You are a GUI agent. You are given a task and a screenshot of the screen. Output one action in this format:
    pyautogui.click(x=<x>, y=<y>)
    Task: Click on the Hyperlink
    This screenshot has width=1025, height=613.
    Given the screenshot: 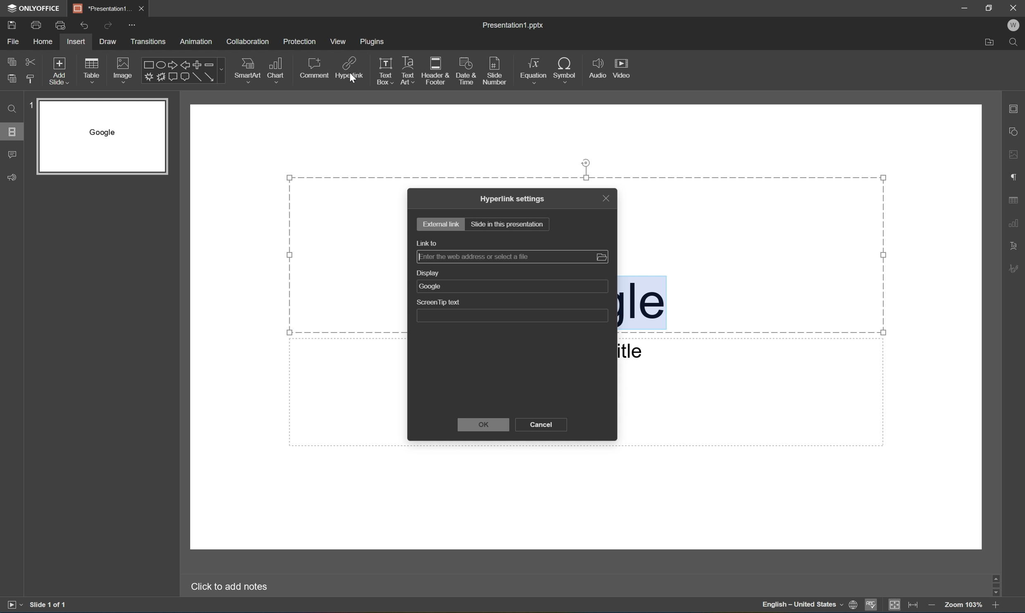 What is the action you would take?
    pyautogui.click(x=348, y=69)
    